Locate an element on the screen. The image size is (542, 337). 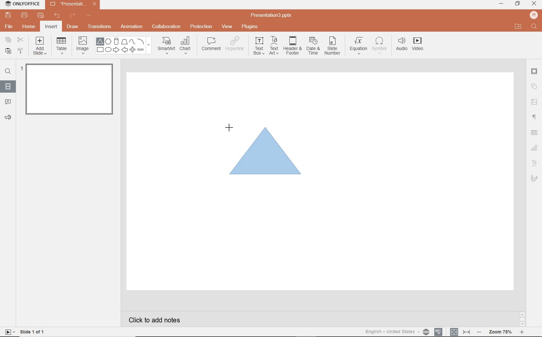
CUT is located at coordinates (21, 39).